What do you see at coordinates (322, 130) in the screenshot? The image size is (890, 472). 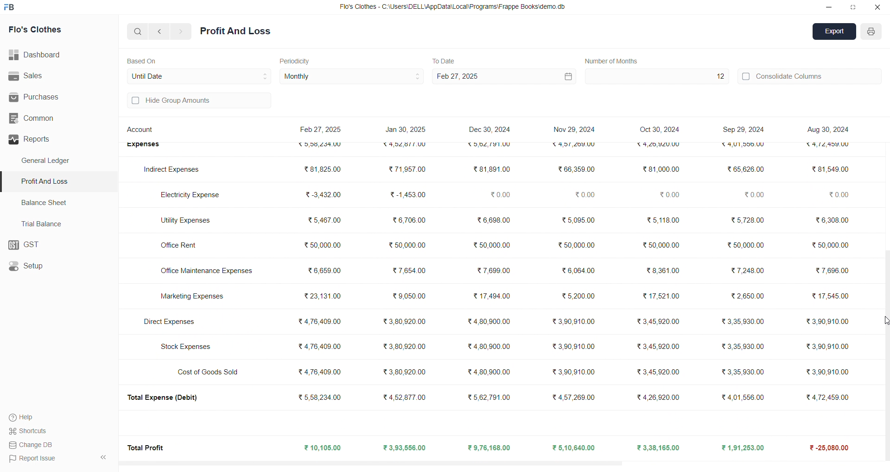 I see `Feb 27, 2025` at bounding box center [322, 130].